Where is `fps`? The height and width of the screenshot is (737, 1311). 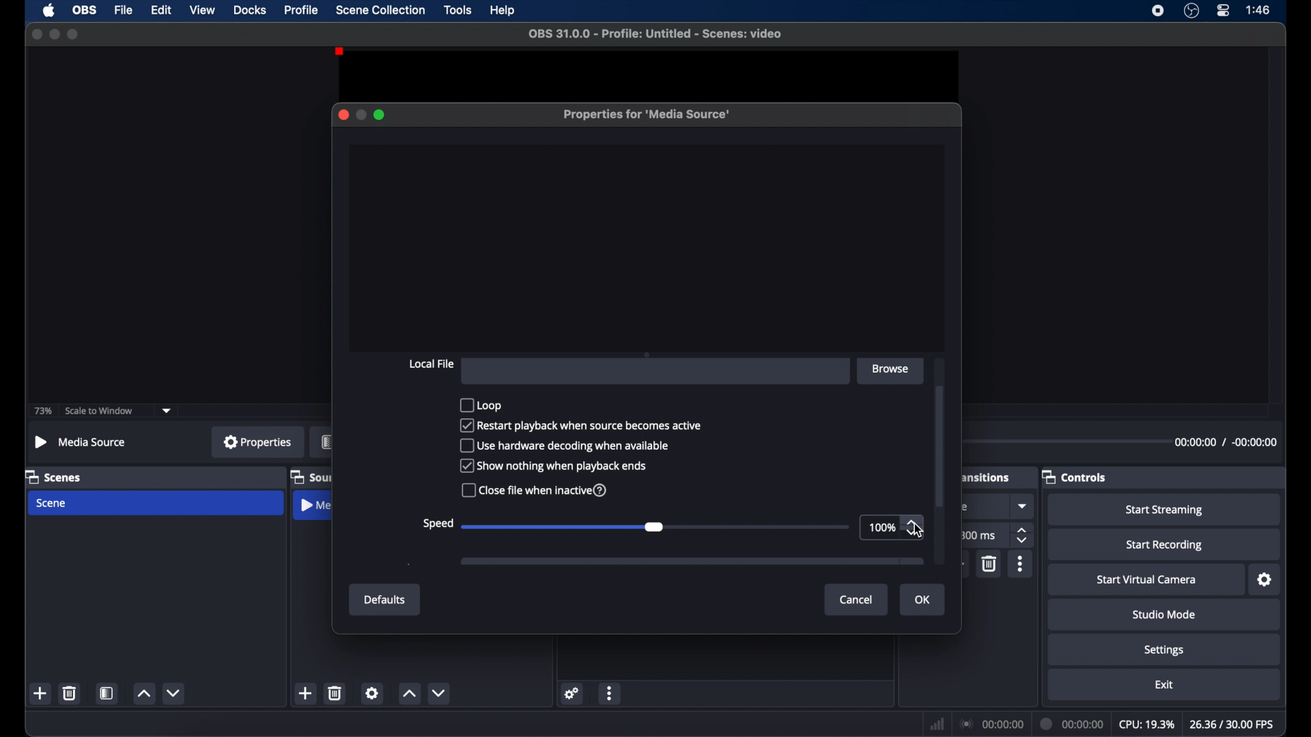
fps is located at coordinates (1233, 724).